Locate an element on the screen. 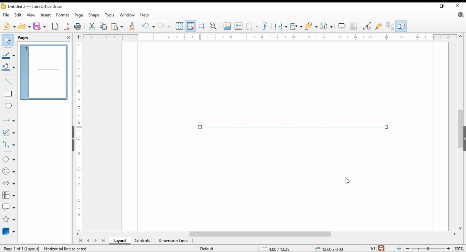 The width and height of the screenshot is (466, 252). zoom slider is located at coordinates (427, 248).